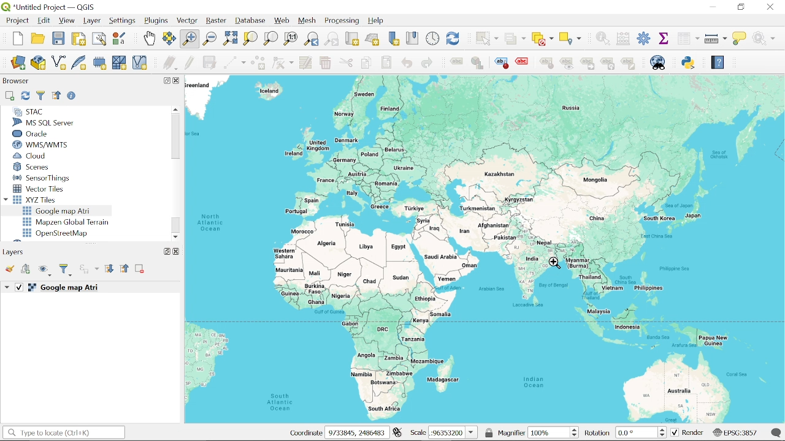  I want to click on Current CRS, so click(735, 432).